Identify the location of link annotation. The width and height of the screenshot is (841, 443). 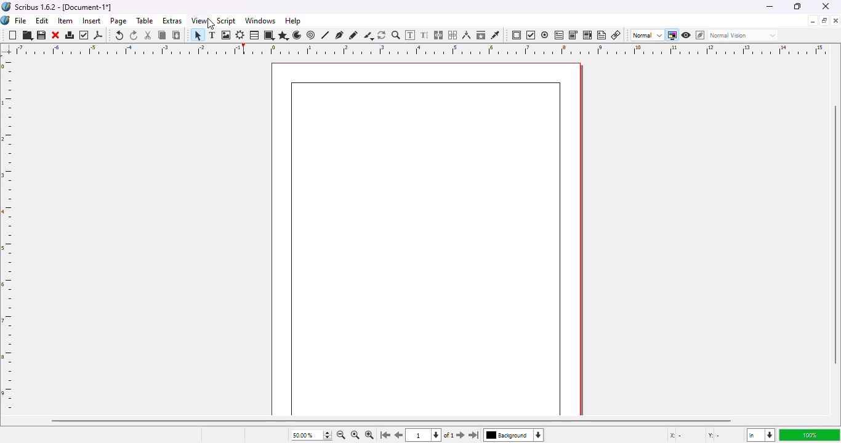
(616, 35).